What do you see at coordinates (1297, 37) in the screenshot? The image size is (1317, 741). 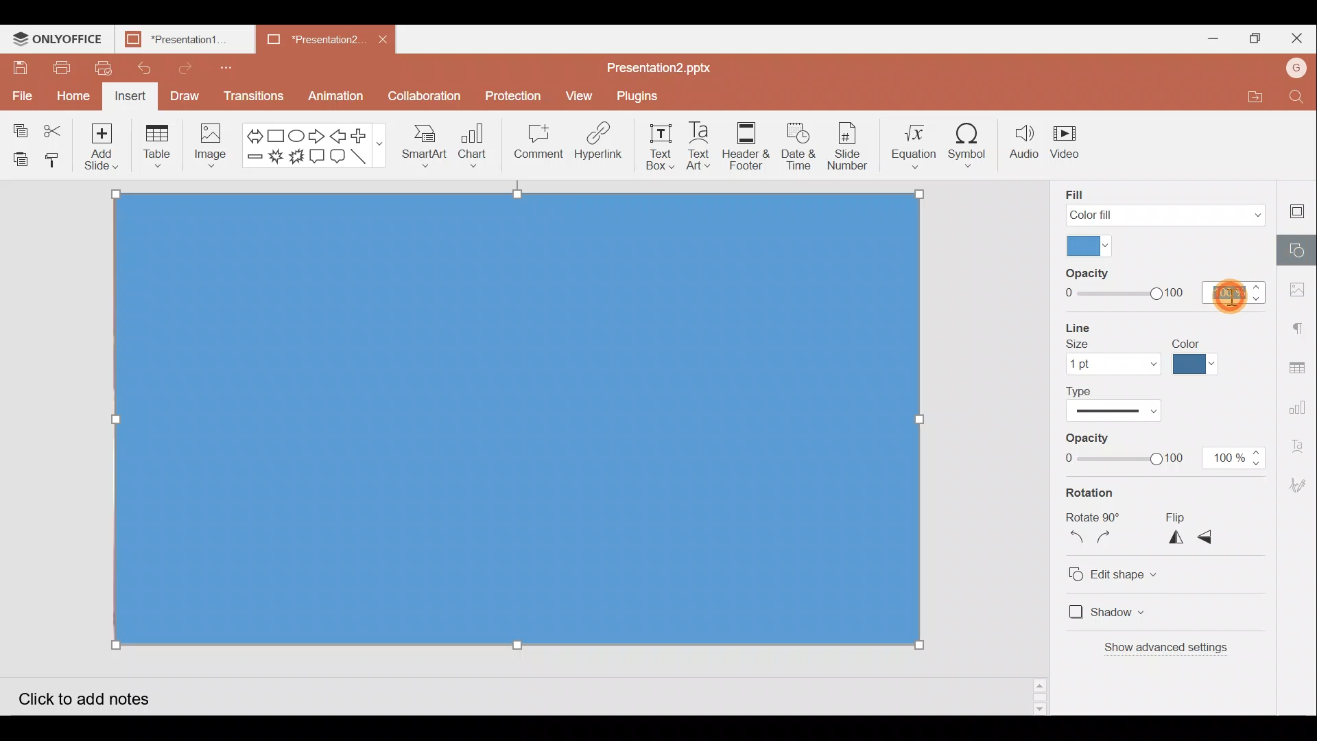 I see `Close` at bounding box center [1297, 37].